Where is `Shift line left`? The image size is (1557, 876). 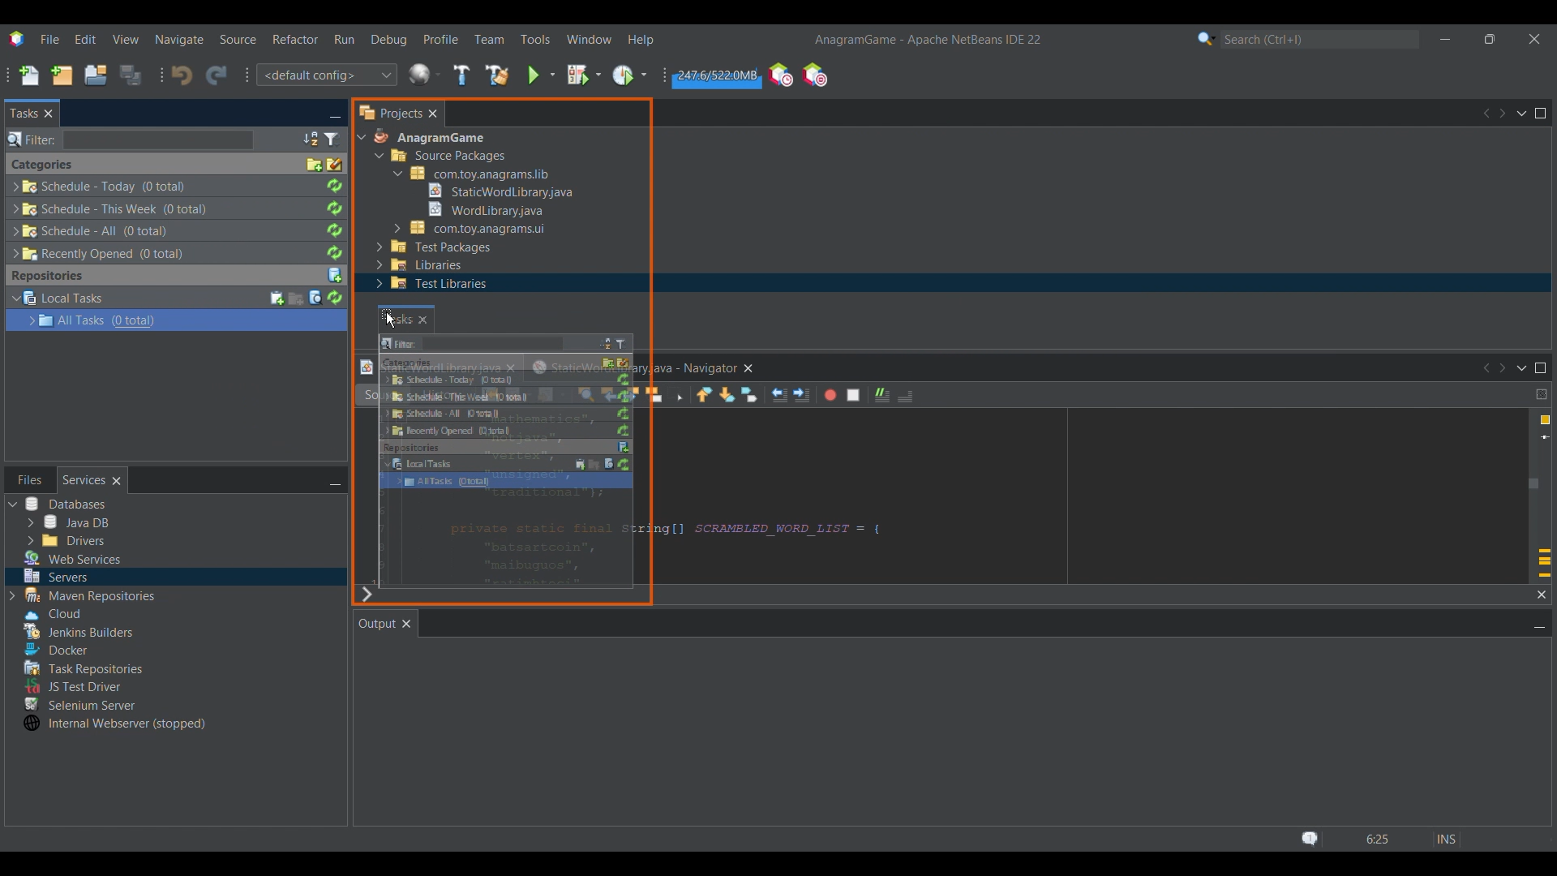 Shift line left is located at coordinates (779, 395).